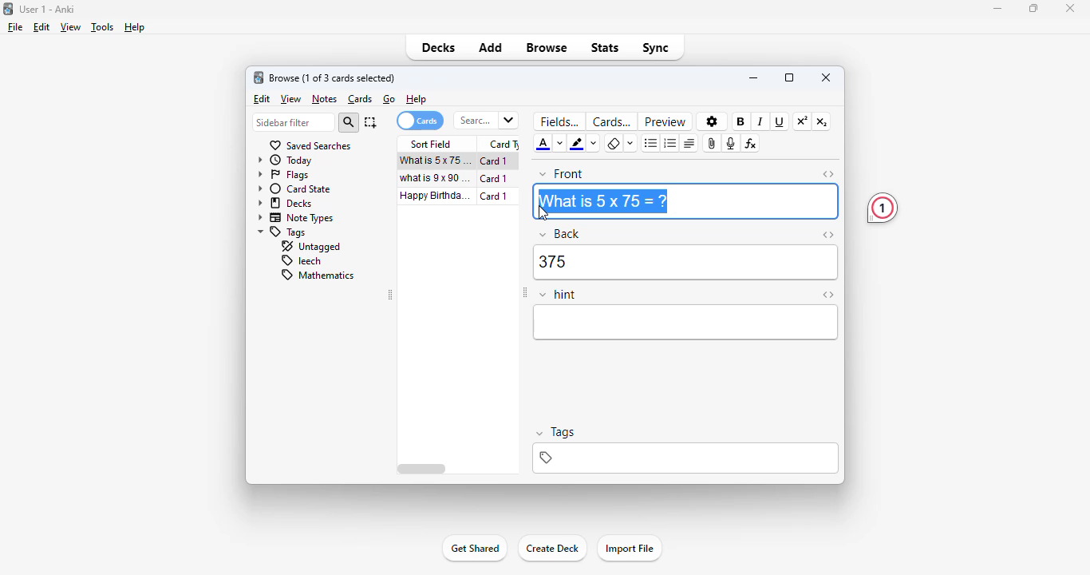 The width and height of the screenshot is (1090, 575). I want to click on happy birthday song!!!.mp3, so click(434, 196).